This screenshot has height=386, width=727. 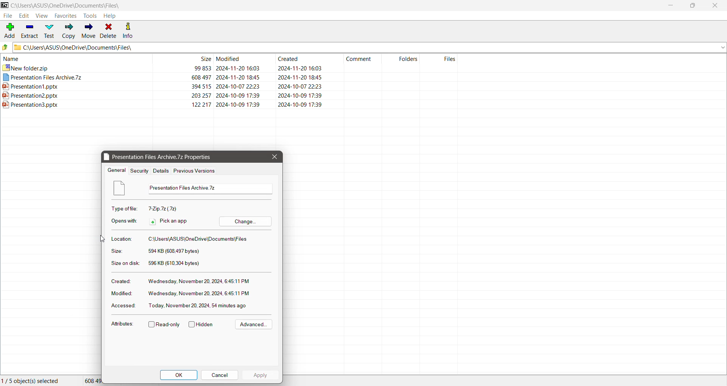 I want to click on Current Folder Path, so click(x=67, y=5).